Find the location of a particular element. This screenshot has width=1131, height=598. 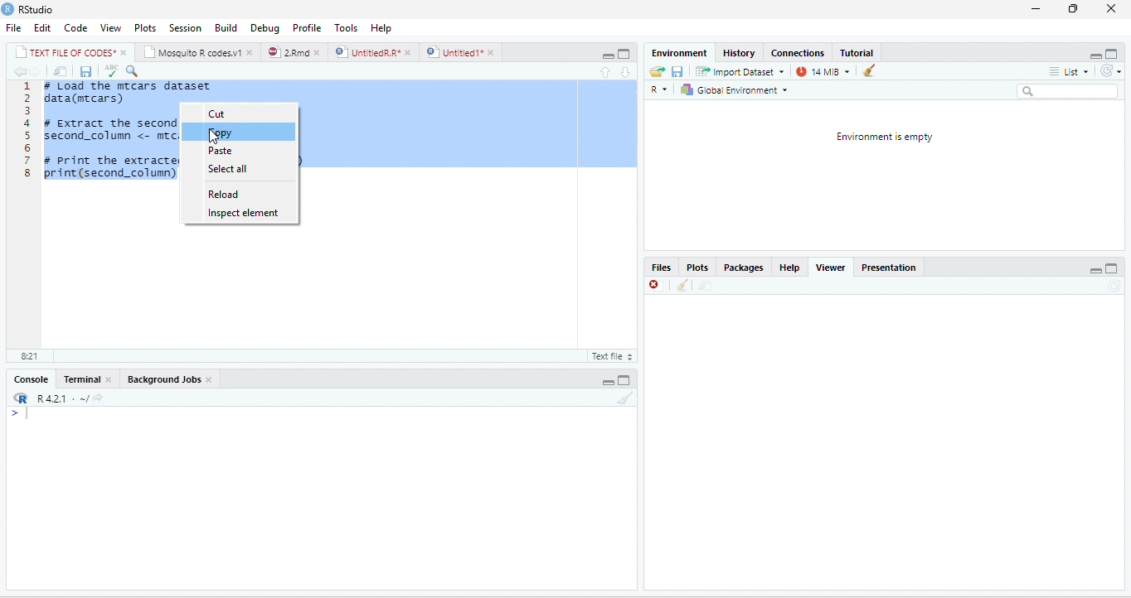

close is located at coordinates (211, 379).